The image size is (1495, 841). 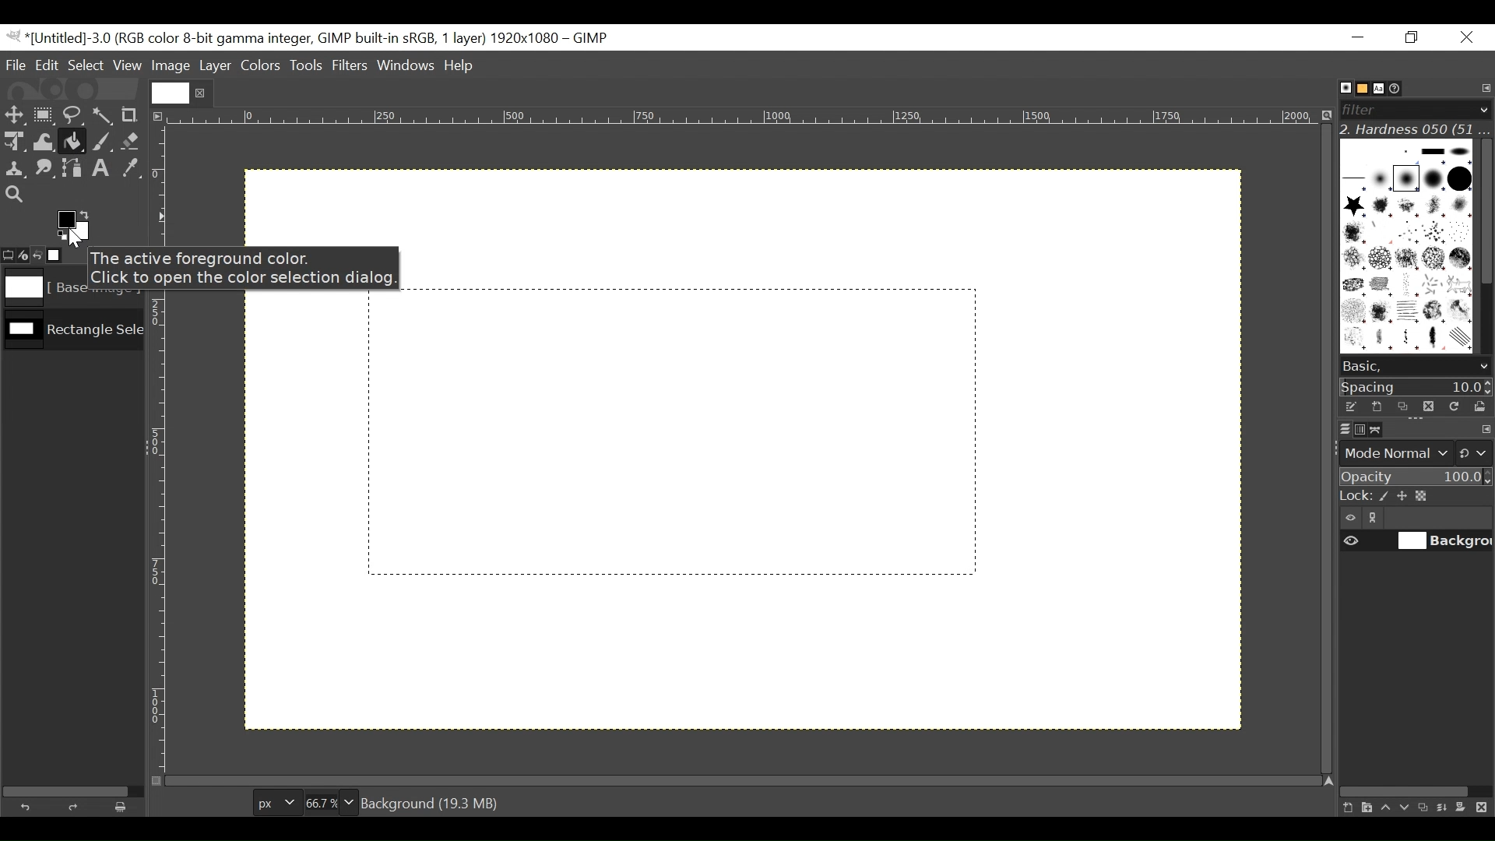 I want to click on close, so click(x=202, y=93).